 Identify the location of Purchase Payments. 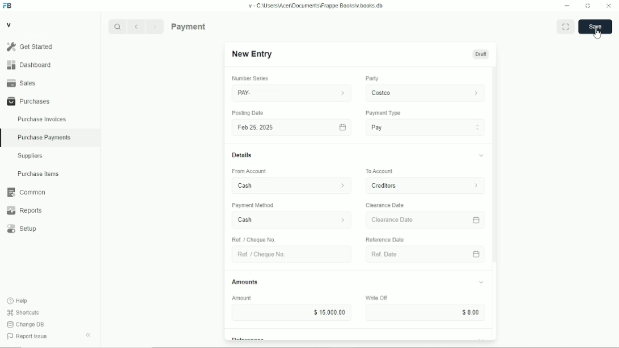
(211, 26).